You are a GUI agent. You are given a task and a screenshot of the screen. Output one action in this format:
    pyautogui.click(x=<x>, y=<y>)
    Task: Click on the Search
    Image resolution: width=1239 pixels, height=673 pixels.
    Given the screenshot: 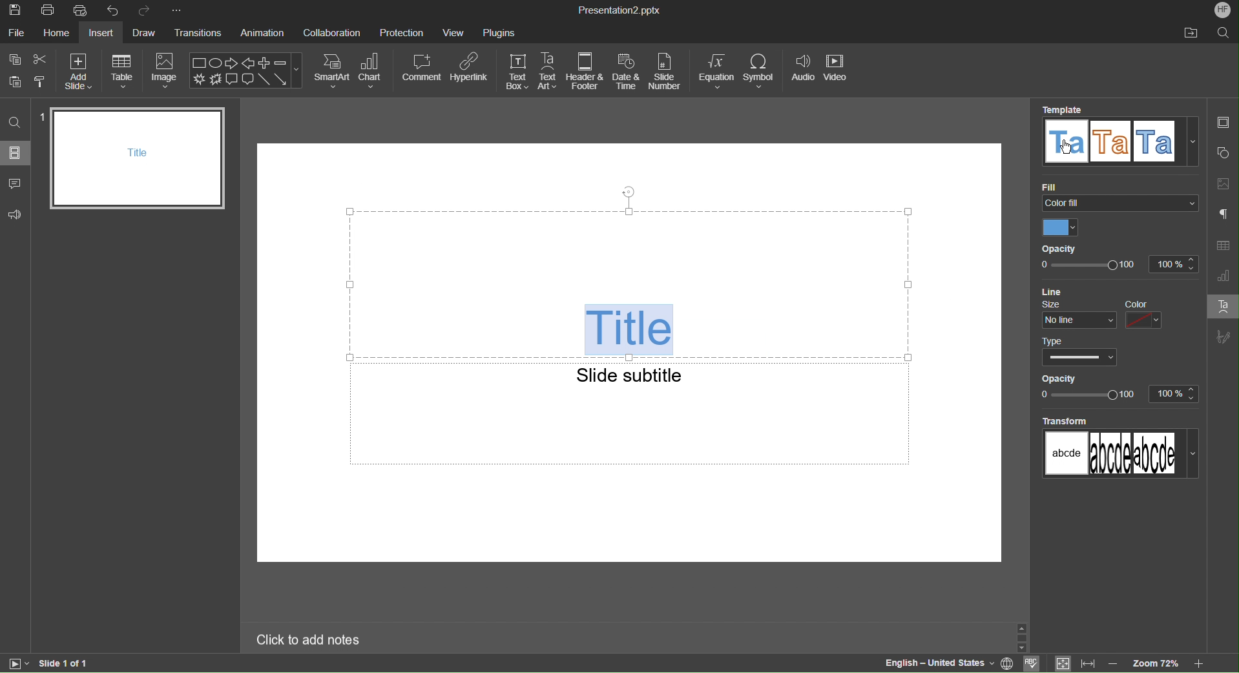 What is the action you would take?
    pyautogui.click(x=15, y=123)
    